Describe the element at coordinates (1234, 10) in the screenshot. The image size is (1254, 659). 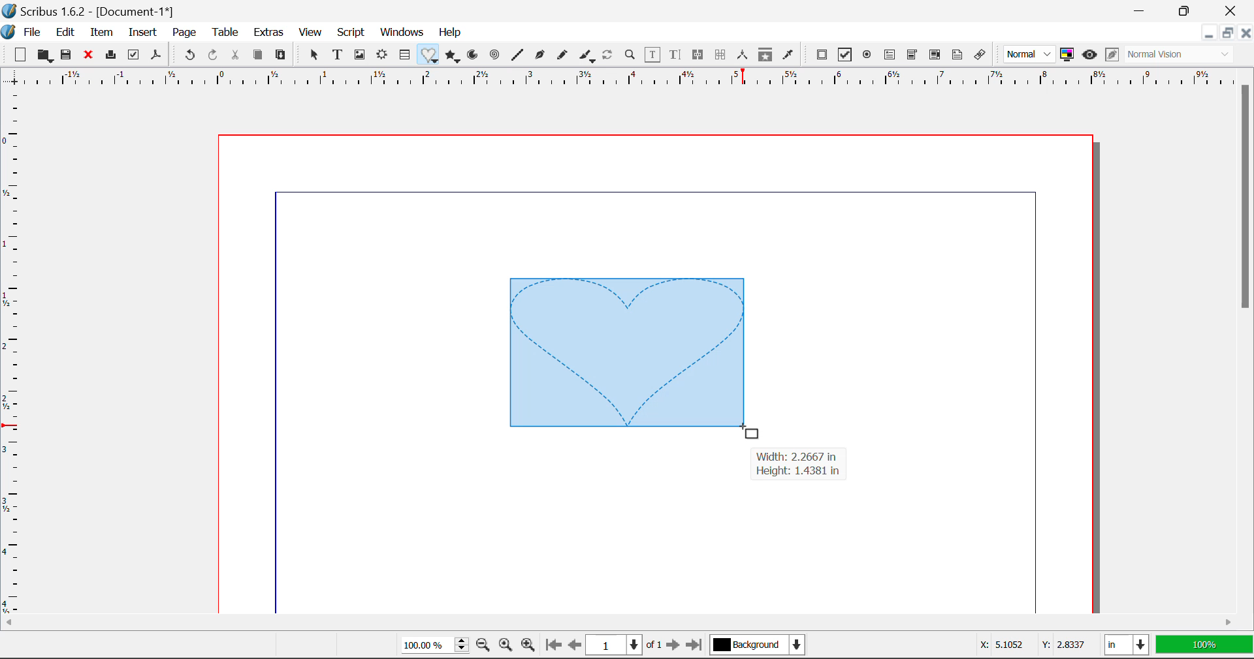
I see `Close` at that location.